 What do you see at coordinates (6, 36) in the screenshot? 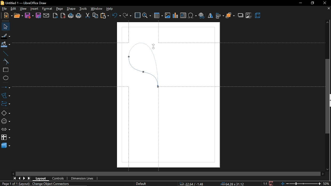
I see `fill line` at bounding box center [6, 36].